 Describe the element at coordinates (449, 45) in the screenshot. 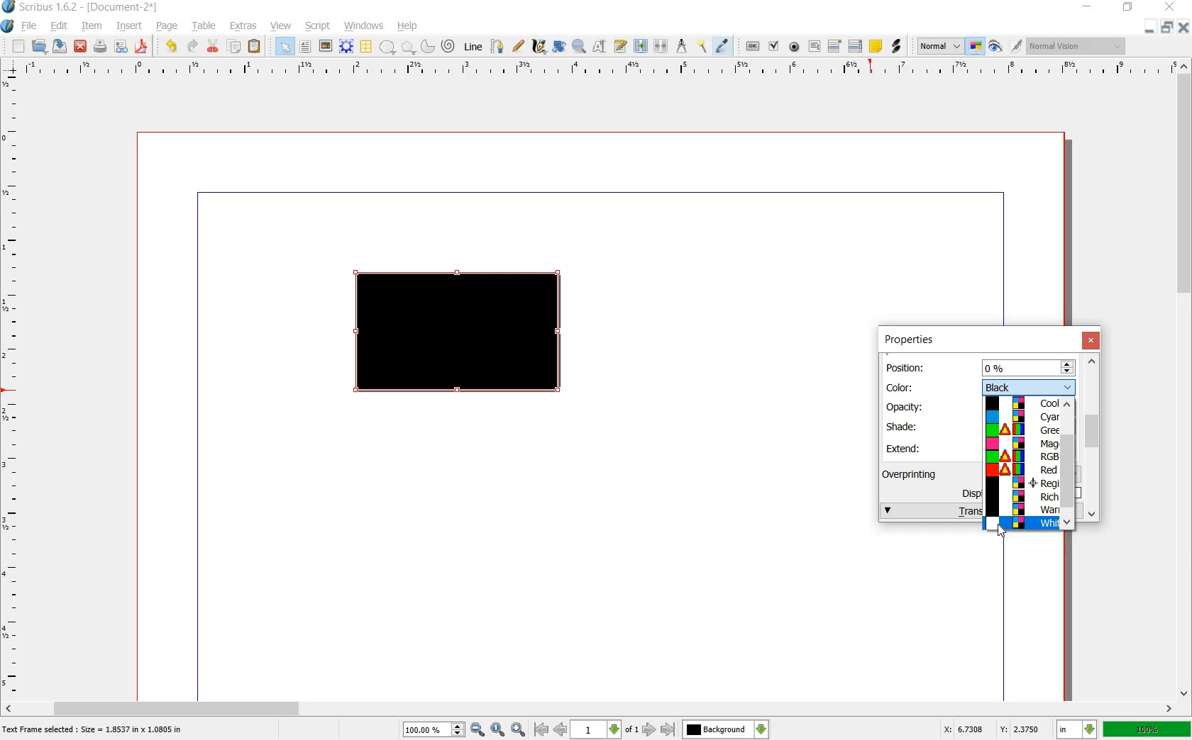

I see `spiral` at that location.